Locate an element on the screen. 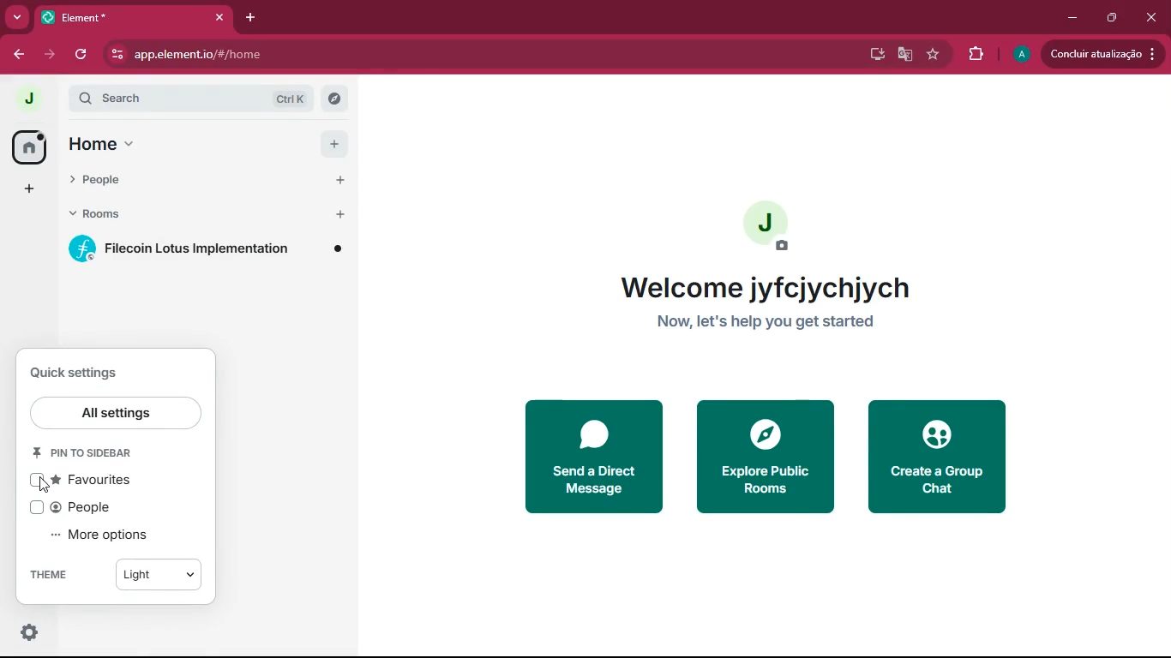  home is located at coordinates (92, 147).